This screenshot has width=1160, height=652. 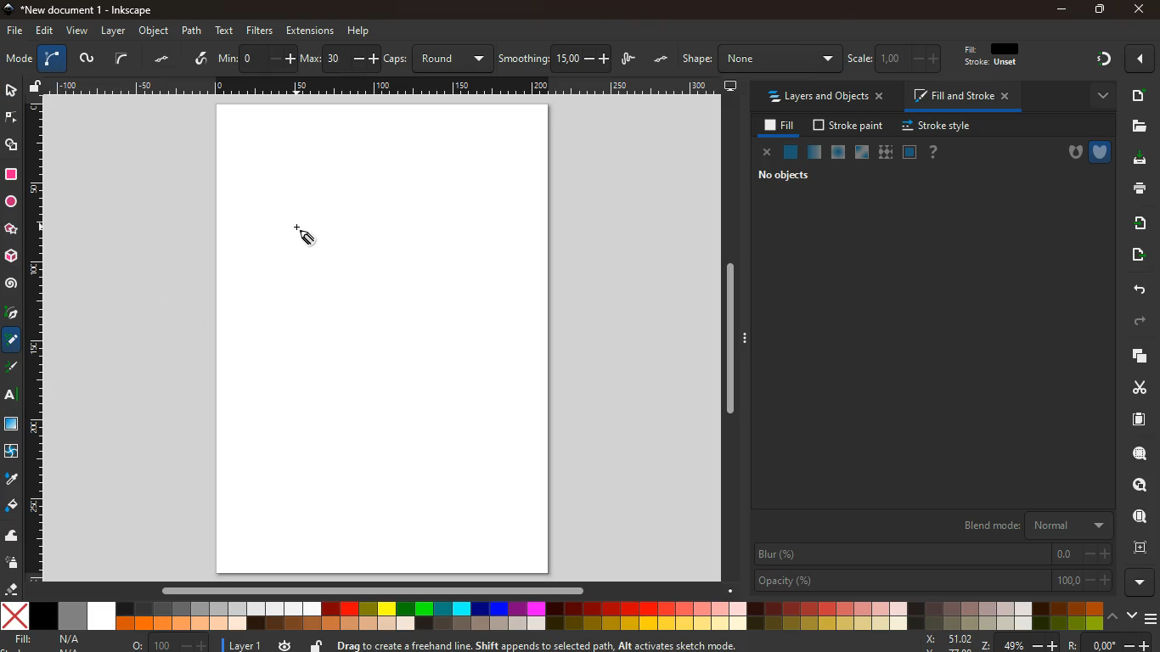 What do you see at coordinates (666, 57) in the screenshot?
I see `unlock` at bounding box center [666, 57].